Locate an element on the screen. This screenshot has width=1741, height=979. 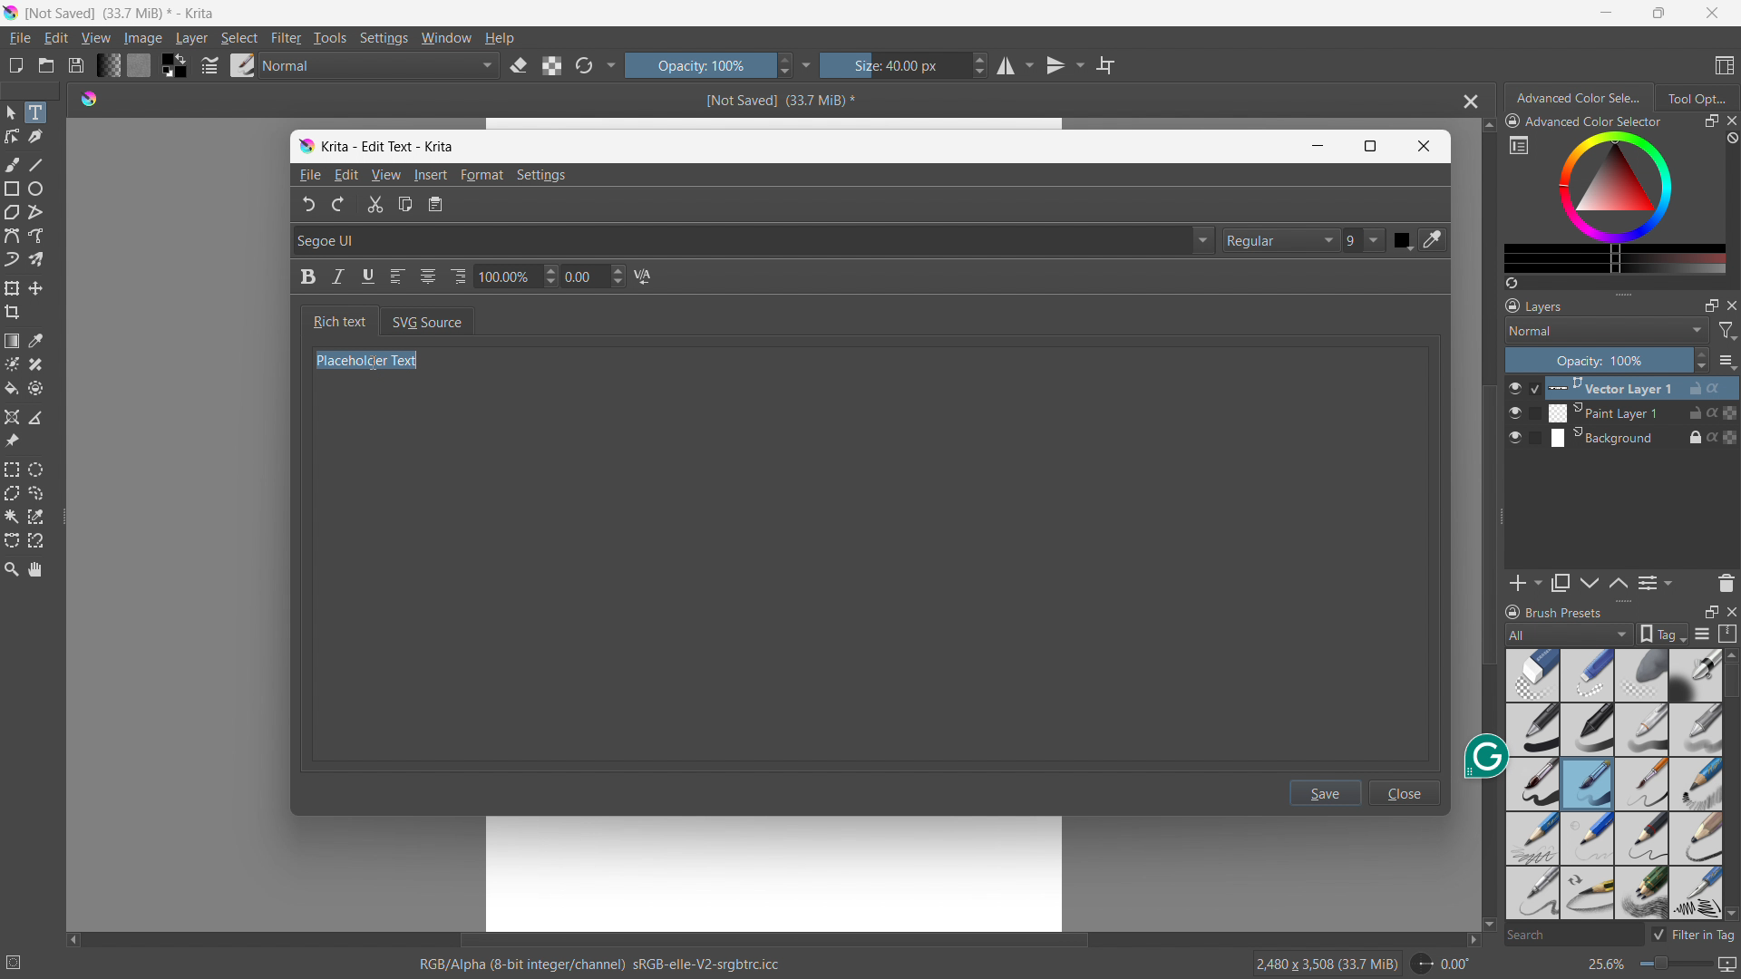
smart patch tool is located at coordinates (35, 364).